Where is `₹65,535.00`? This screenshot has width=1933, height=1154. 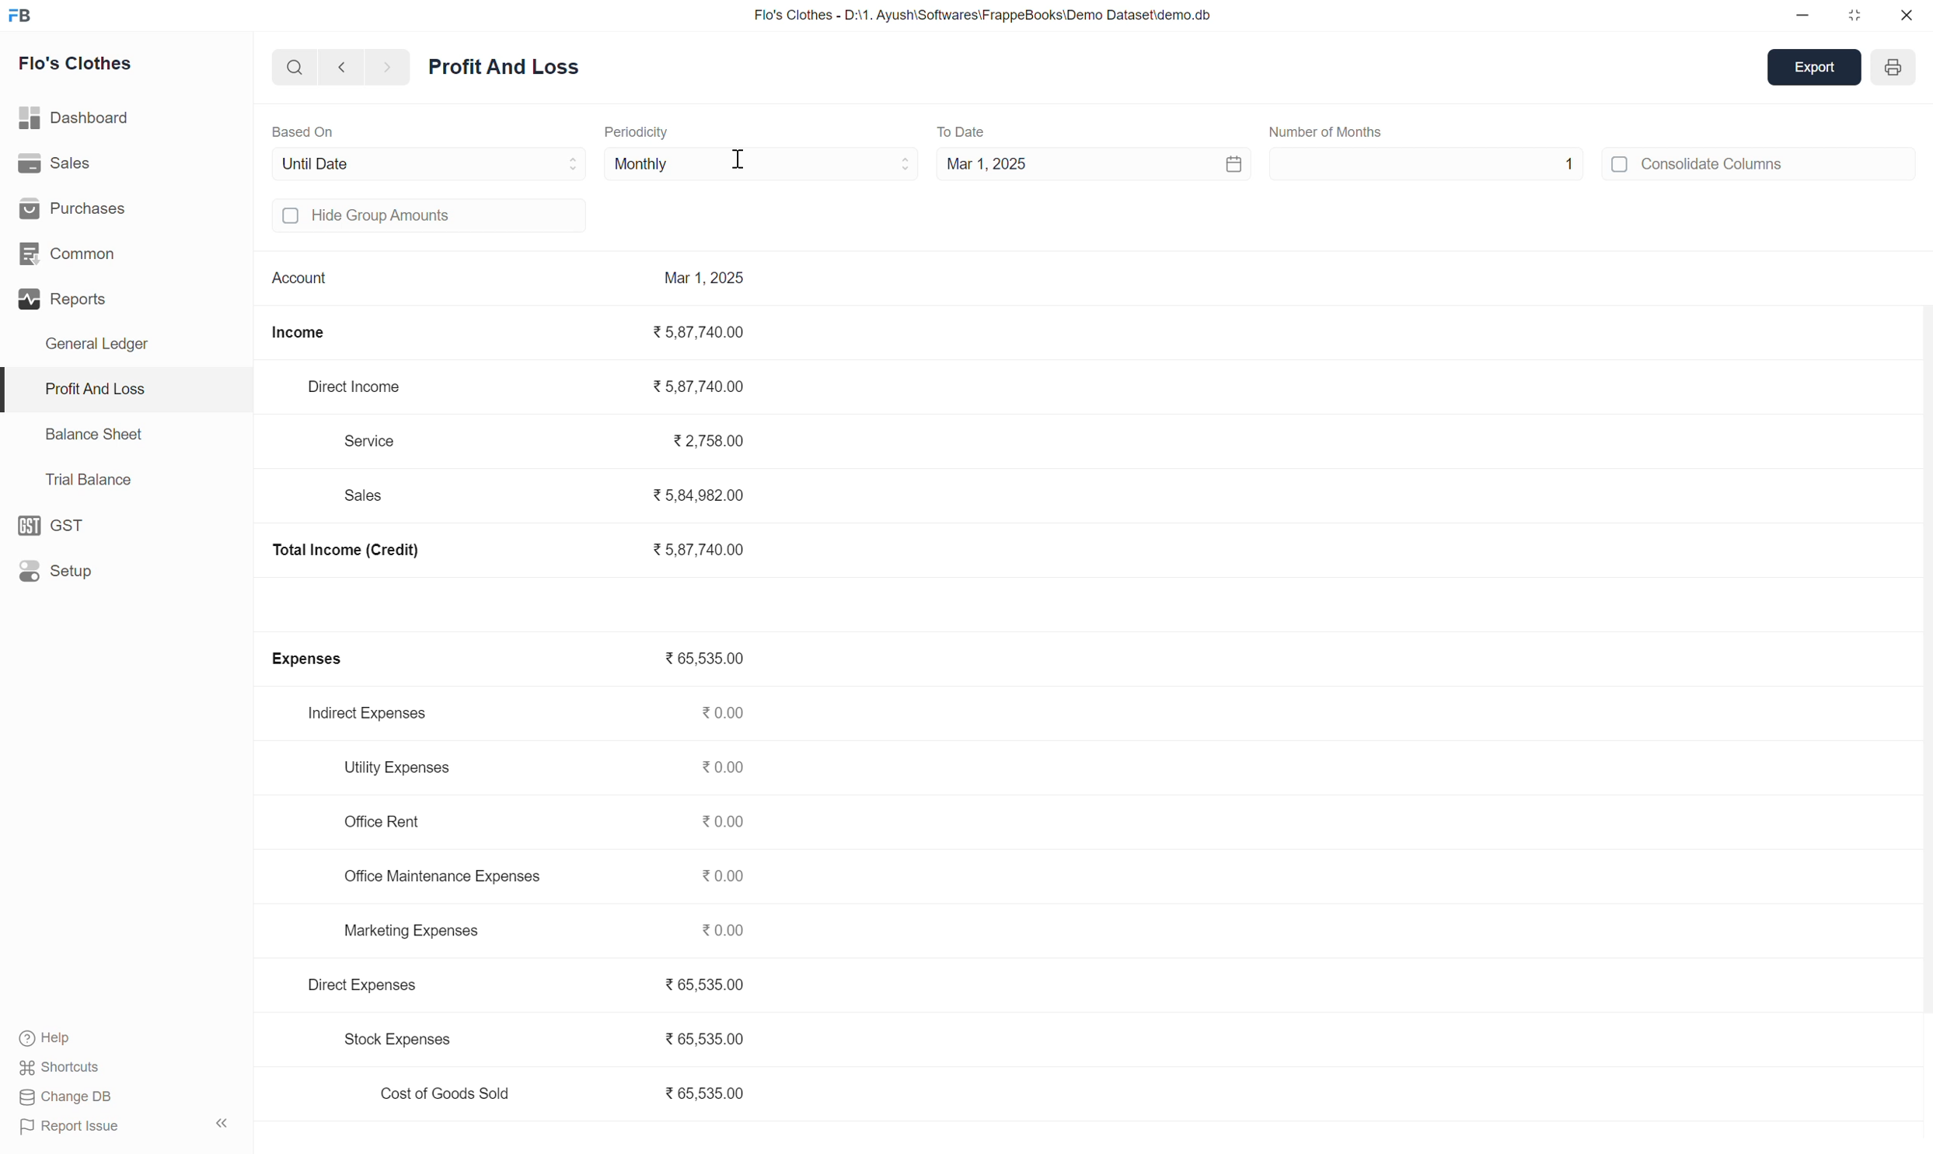 ₹65,535.00 is located at coordinates (707, 985).